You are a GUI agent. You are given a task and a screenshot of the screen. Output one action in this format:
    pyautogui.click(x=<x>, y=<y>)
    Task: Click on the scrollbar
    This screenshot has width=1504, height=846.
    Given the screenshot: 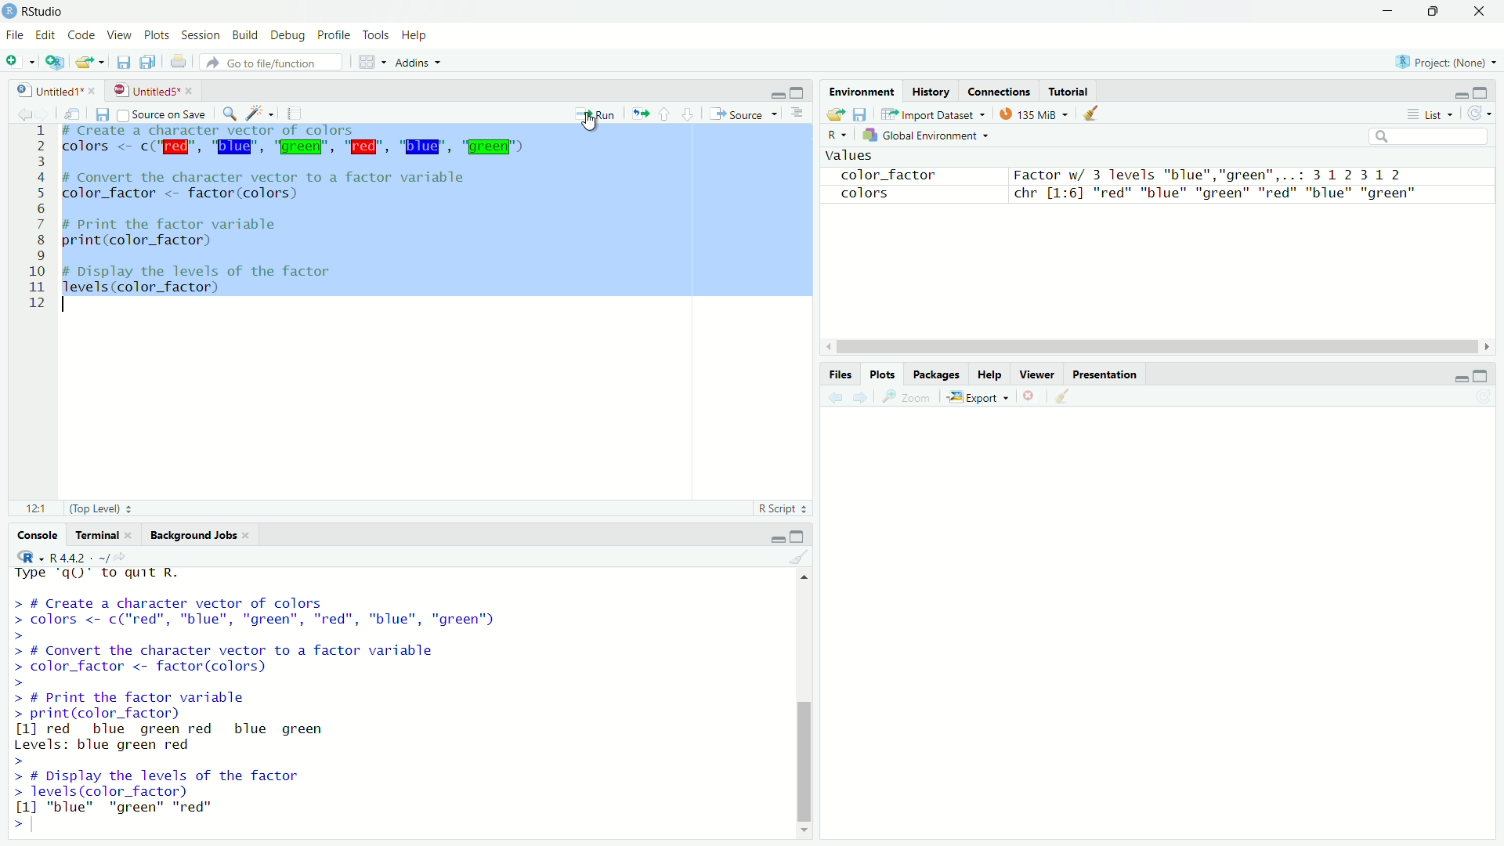 What is the action you would take?
    pyautogui.click(x=807, y=707)
    